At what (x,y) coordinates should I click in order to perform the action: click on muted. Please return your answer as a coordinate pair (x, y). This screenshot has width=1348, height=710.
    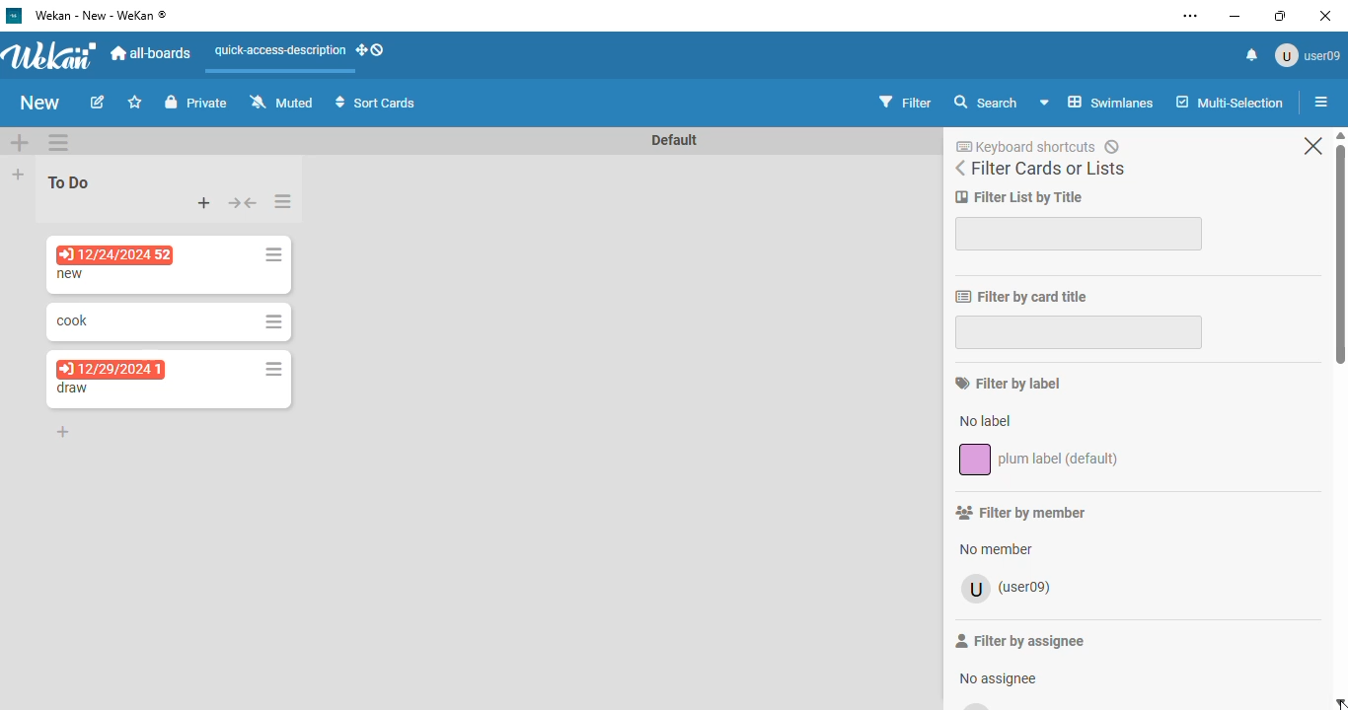
    Looking at the image, I should click on (281, 102).